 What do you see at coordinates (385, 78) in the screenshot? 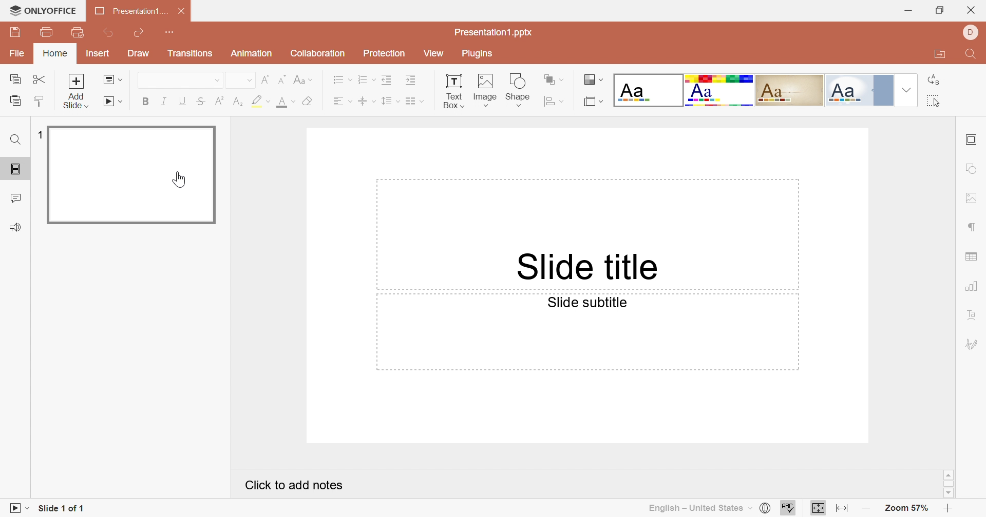
I see `Decrease Indent` at bounding box center [385, 78].